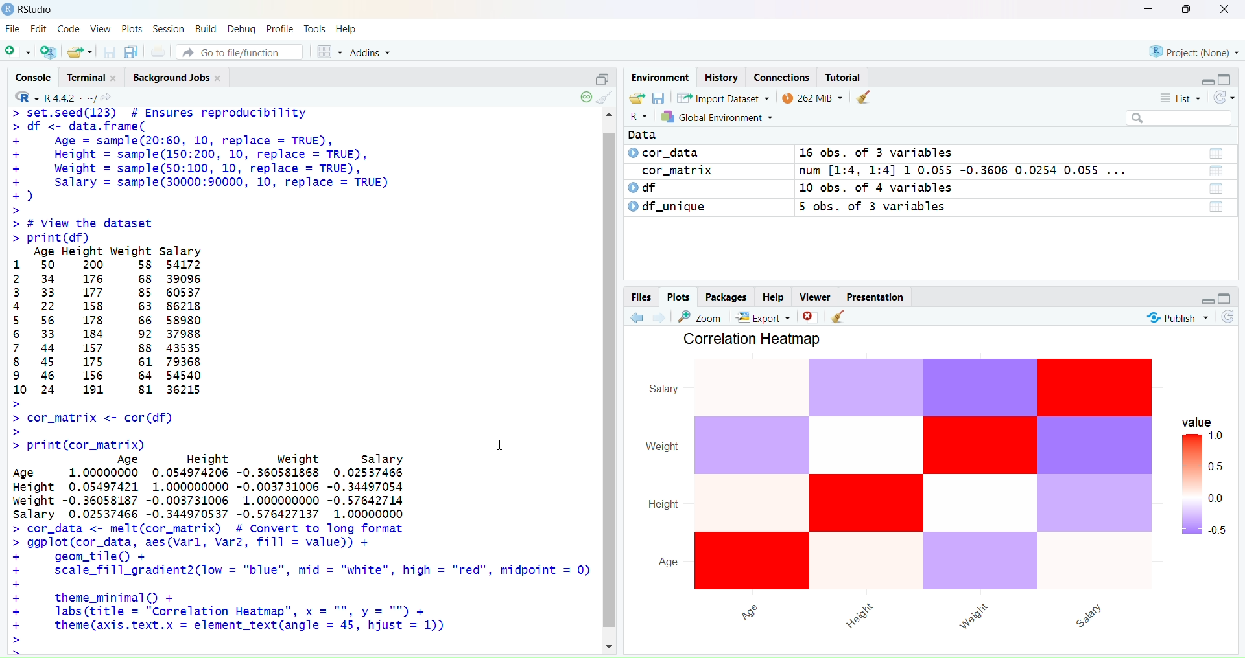  What do you see at coordinates (585, 96) in the screenshot?
I see `Session suspend timeout passed` at bounding box center [585, 96].